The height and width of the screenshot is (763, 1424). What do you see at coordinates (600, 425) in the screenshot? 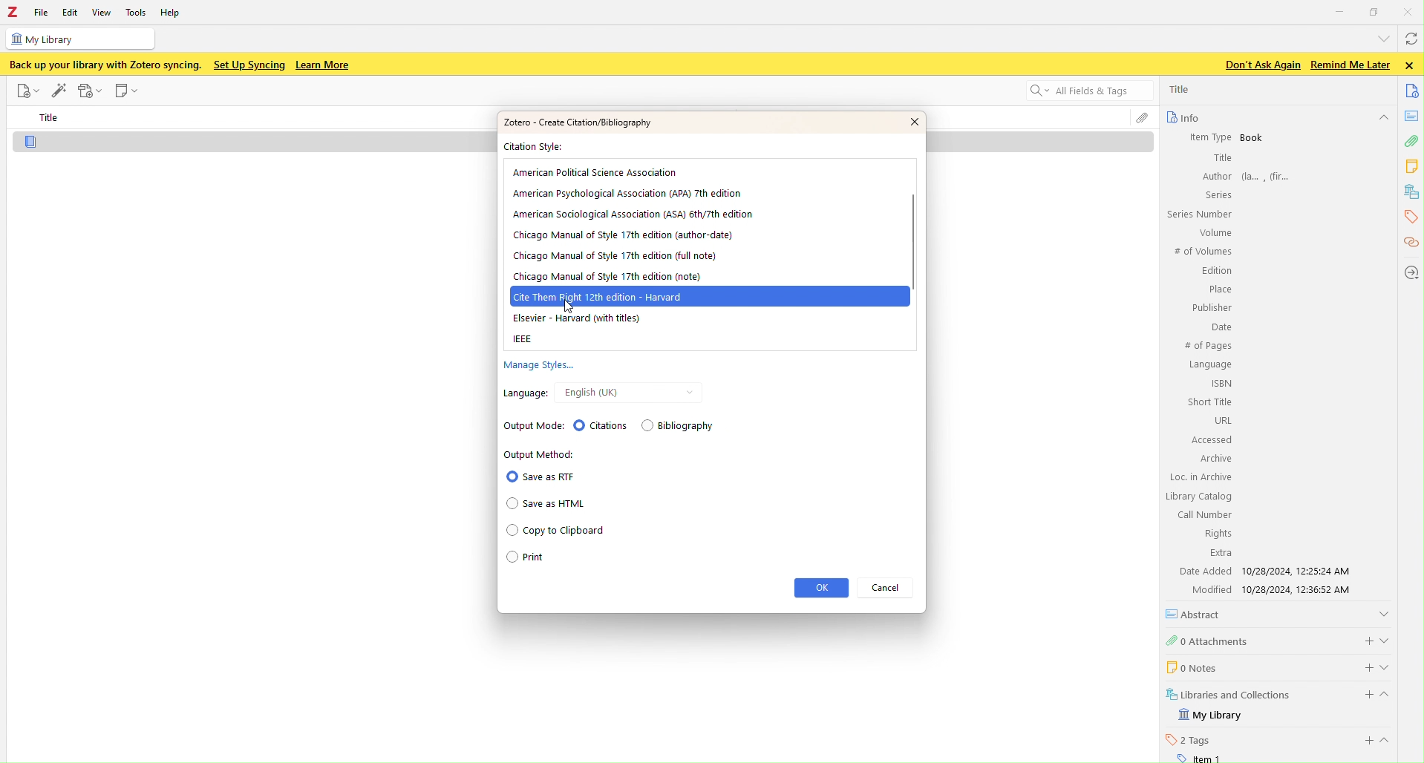
I see `Citations` at bounding box center [600, 425].